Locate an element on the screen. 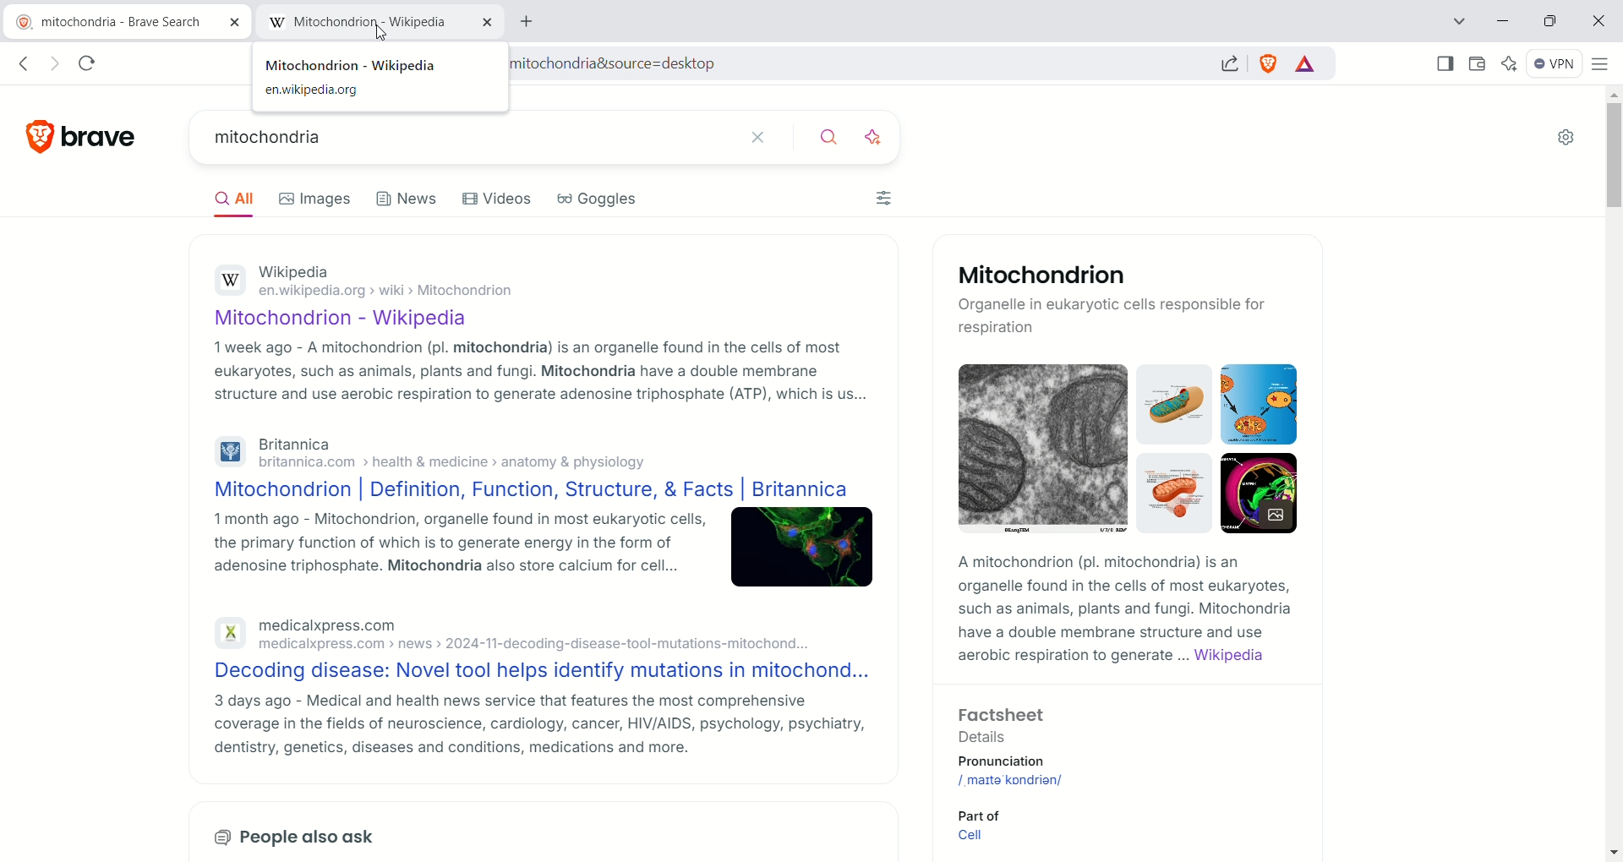 The height and width of the screenshot is (862, 1623). brave is located at coordinates (107, 136).